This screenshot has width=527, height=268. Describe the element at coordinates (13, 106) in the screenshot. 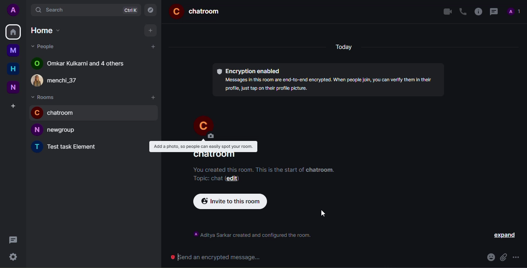

I see `create space` at that location.